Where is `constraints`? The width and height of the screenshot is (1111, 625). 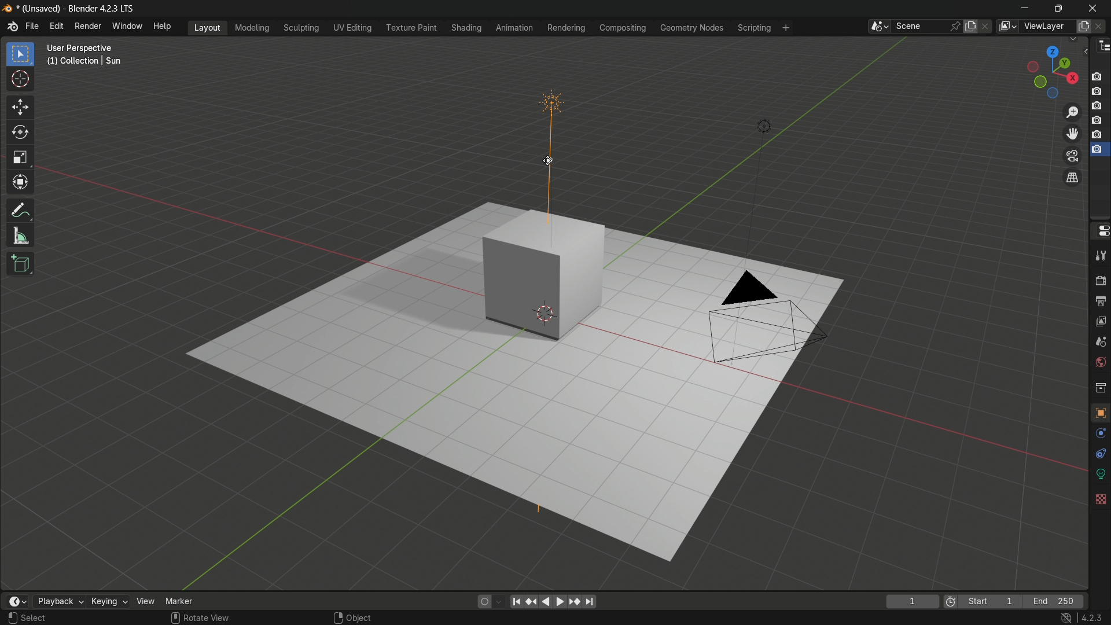
constraints is located at coordinates (1099, 453).